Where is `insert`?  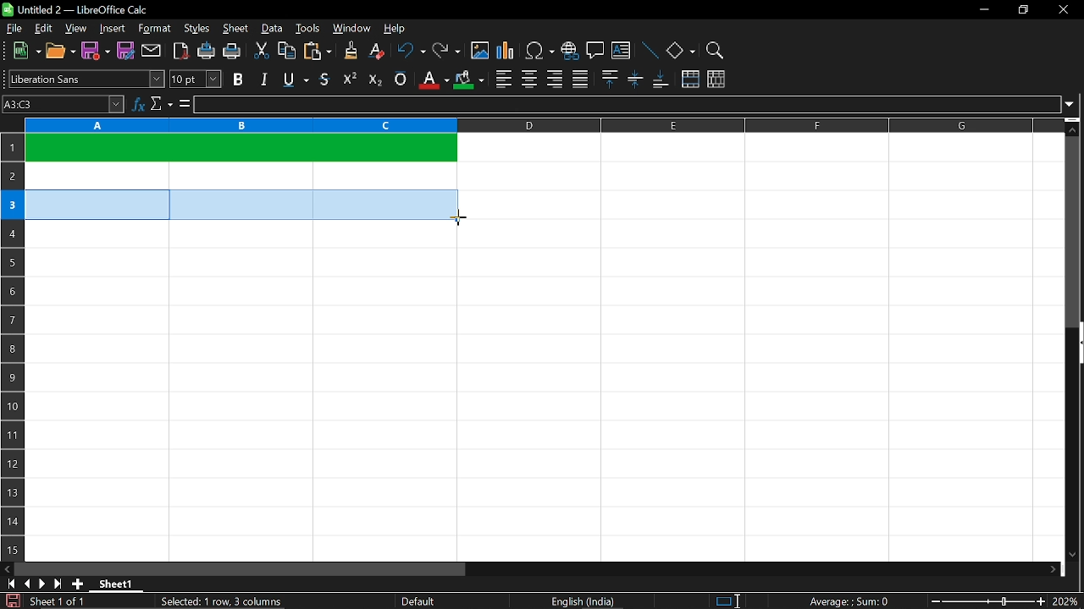
insert is located at coordinates (113, 29).